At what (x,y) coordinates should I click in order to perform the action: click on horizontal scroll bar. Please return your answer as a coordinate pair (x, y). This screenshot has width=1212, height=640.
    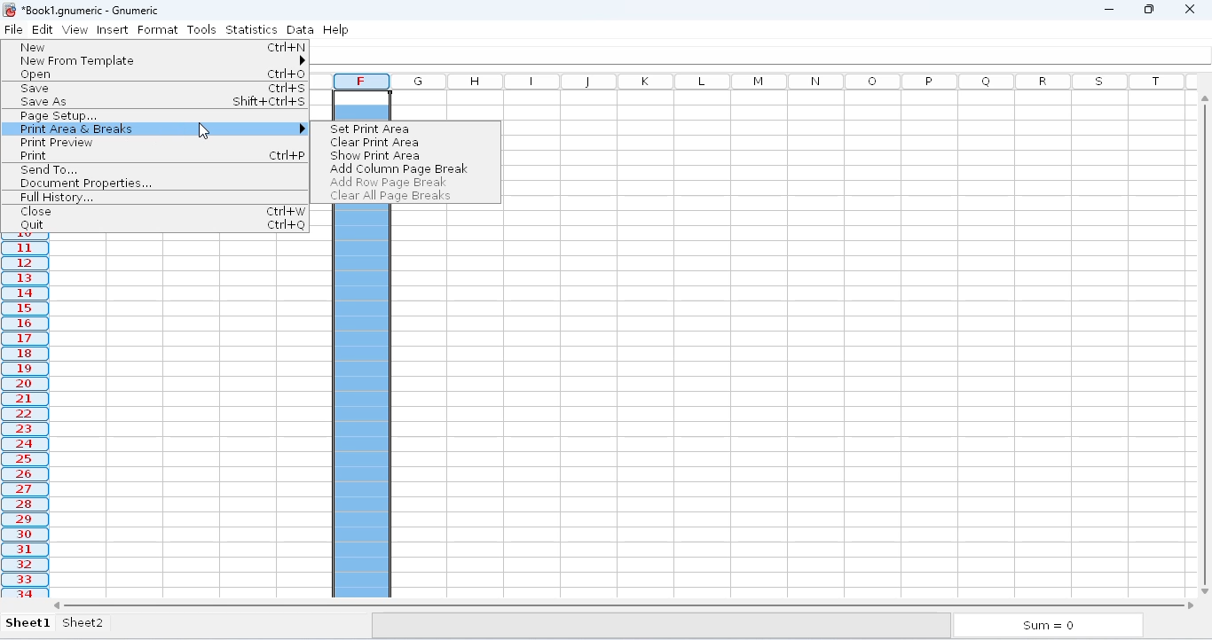
    Looking at the image, I should click on (623, 605).